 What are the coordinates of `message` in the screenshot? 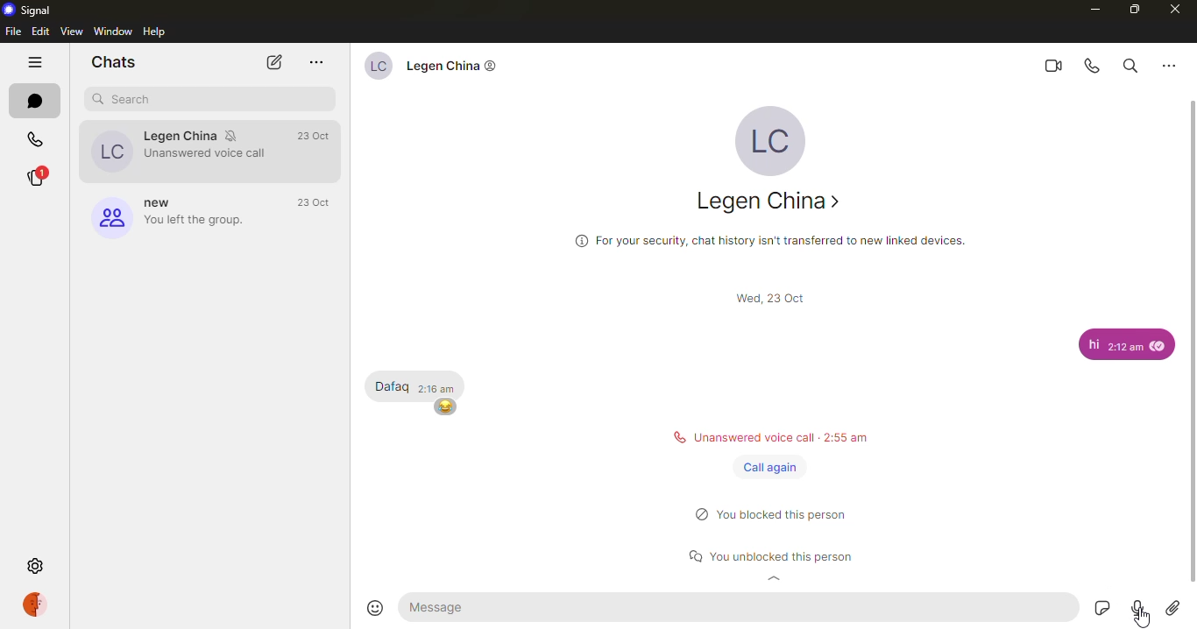 It's located at (419, 385).